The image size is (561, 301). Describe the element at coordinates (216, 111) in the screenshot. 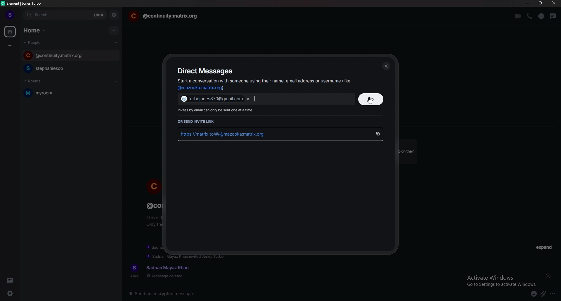

I see `info` at that location.